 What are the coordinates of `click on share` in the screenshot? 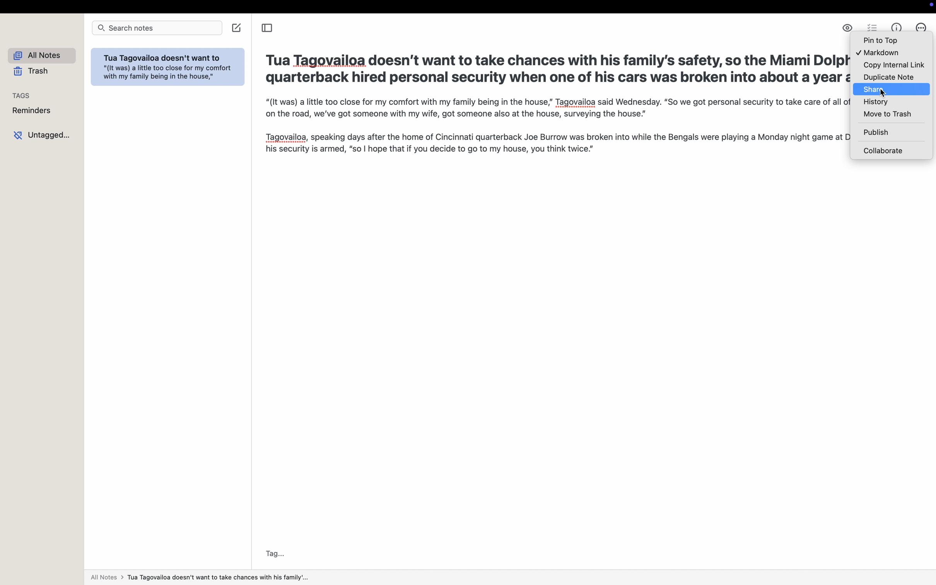 It's located at (891, 89).